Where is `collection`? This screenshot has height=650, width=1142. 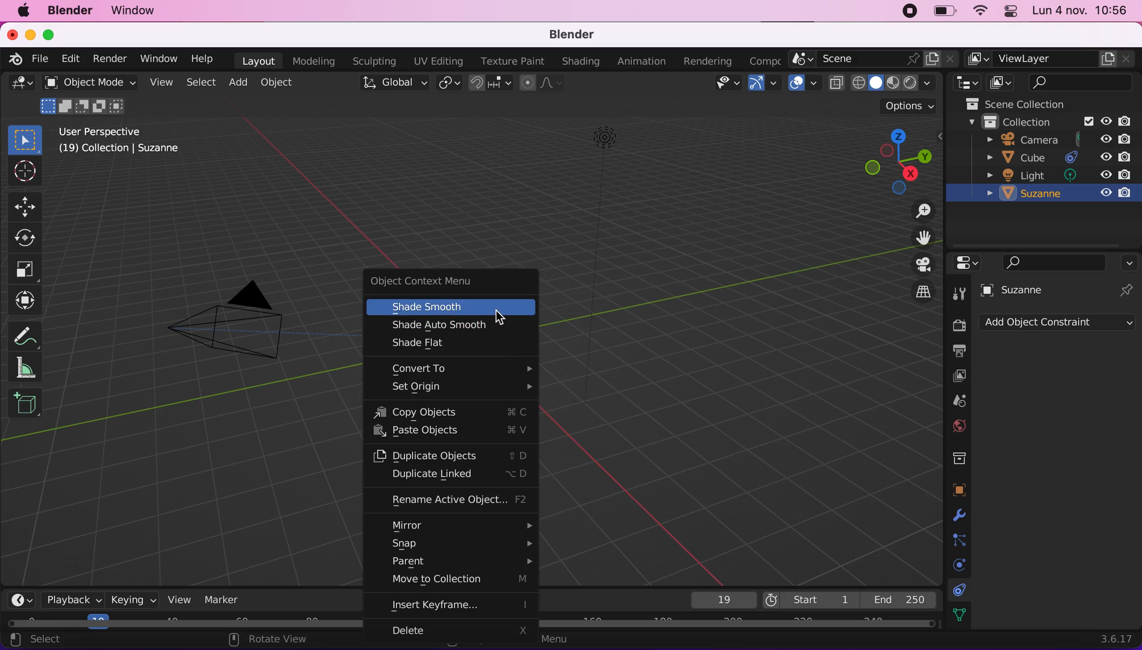
collection is located at coordinates (1054, 122).